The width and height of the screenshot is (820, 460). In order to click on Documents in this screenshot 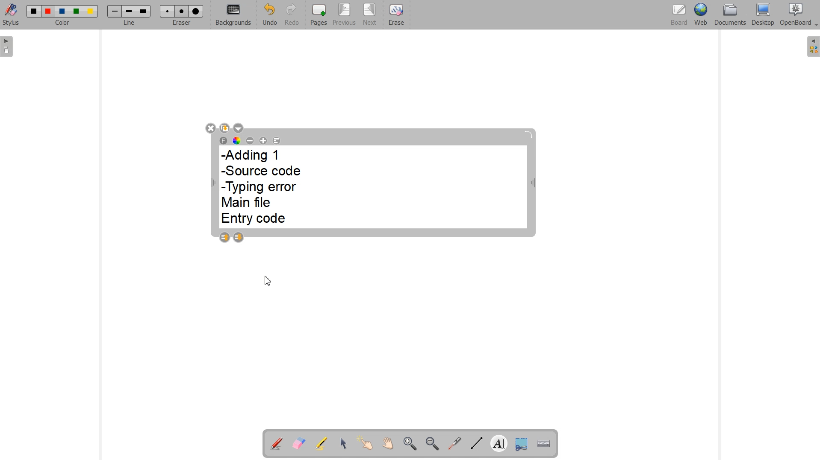, I will do `click(730, 15)`.